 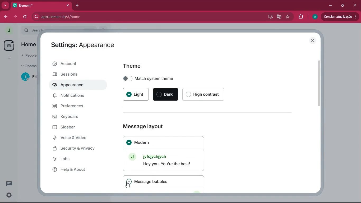 What do you see at coordinates (72, 116) in the screenshot?
I see `Keyboard` at bounding box center [72, 116].